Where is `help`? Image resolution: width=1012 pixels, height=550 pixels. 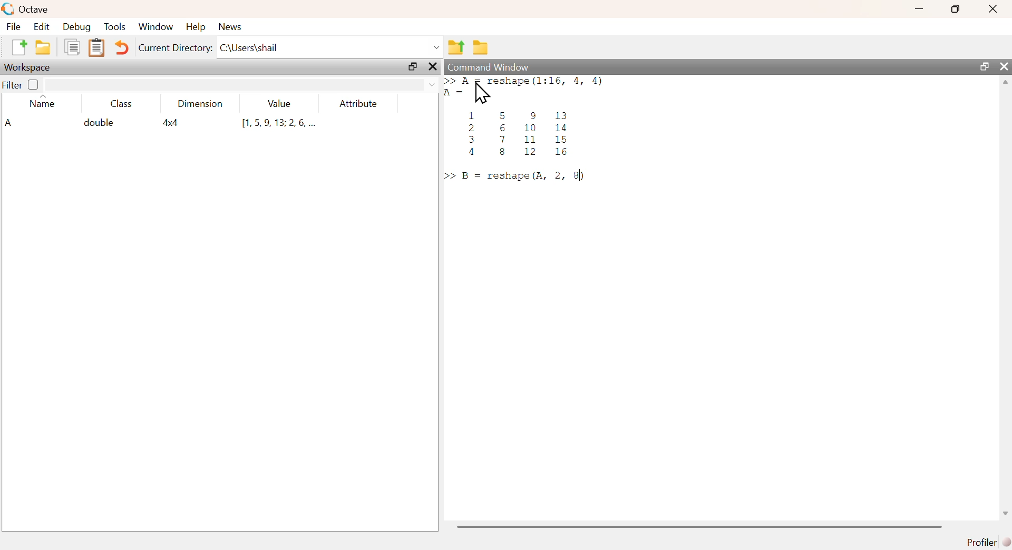 help is located at coordinates (197, 28).